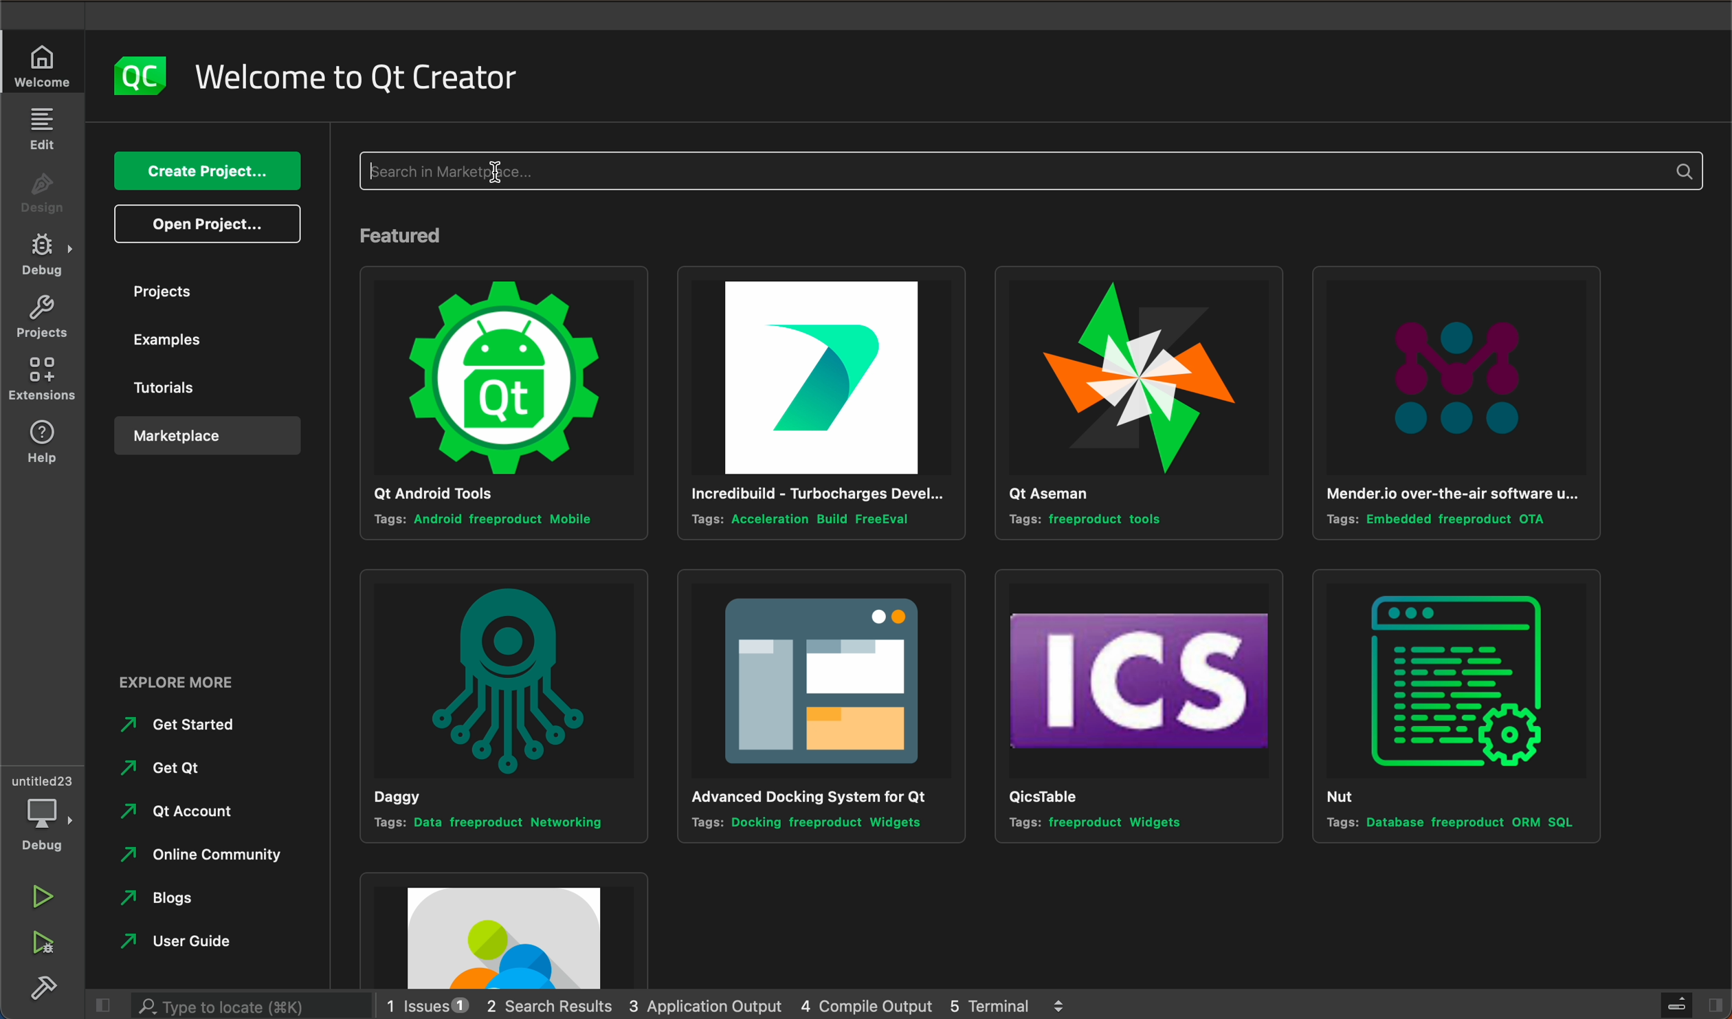 This screenshot has width=1732, height=1019. I want to click on , so click(184, 724).